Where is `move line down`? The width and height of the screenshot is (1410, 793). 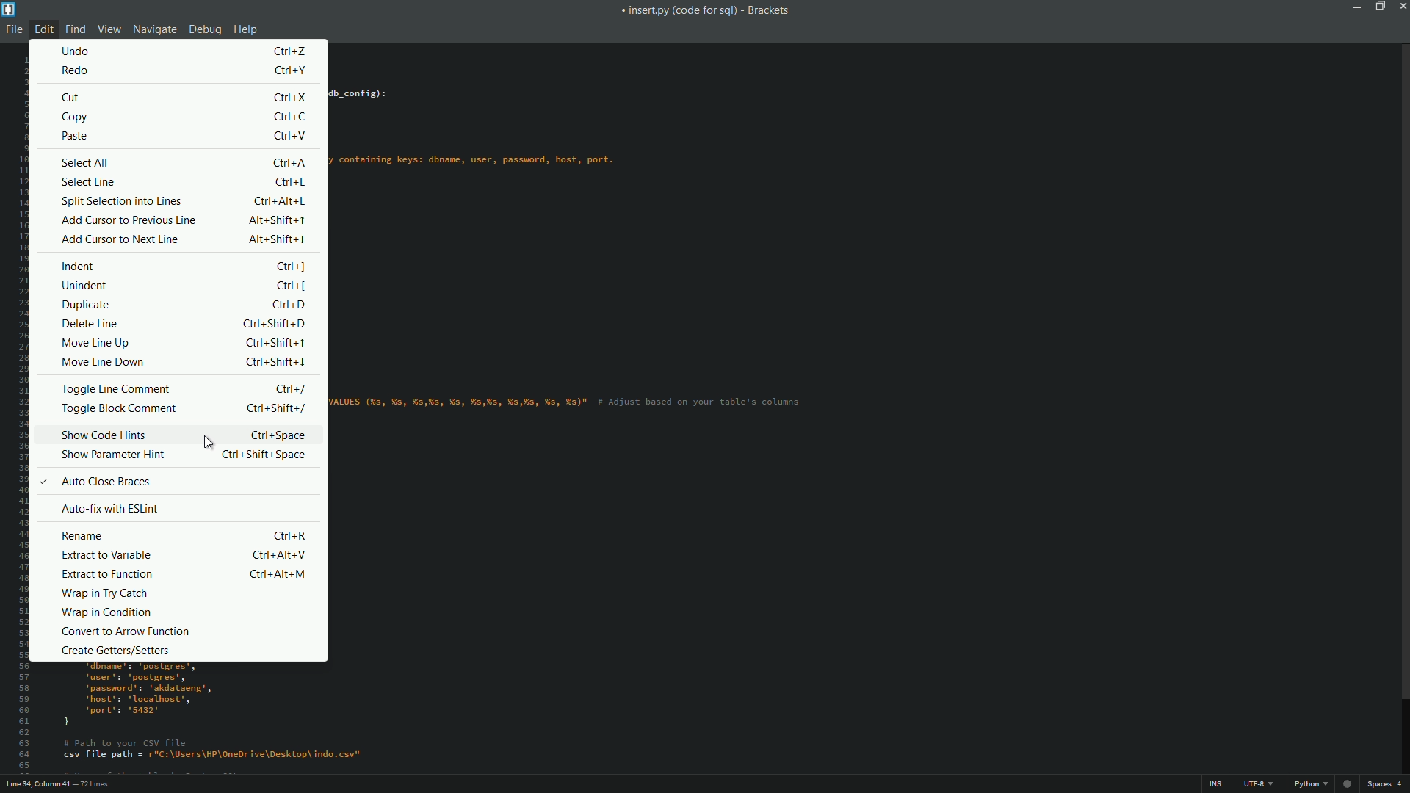 move line down is located at coordinates (104, 364).